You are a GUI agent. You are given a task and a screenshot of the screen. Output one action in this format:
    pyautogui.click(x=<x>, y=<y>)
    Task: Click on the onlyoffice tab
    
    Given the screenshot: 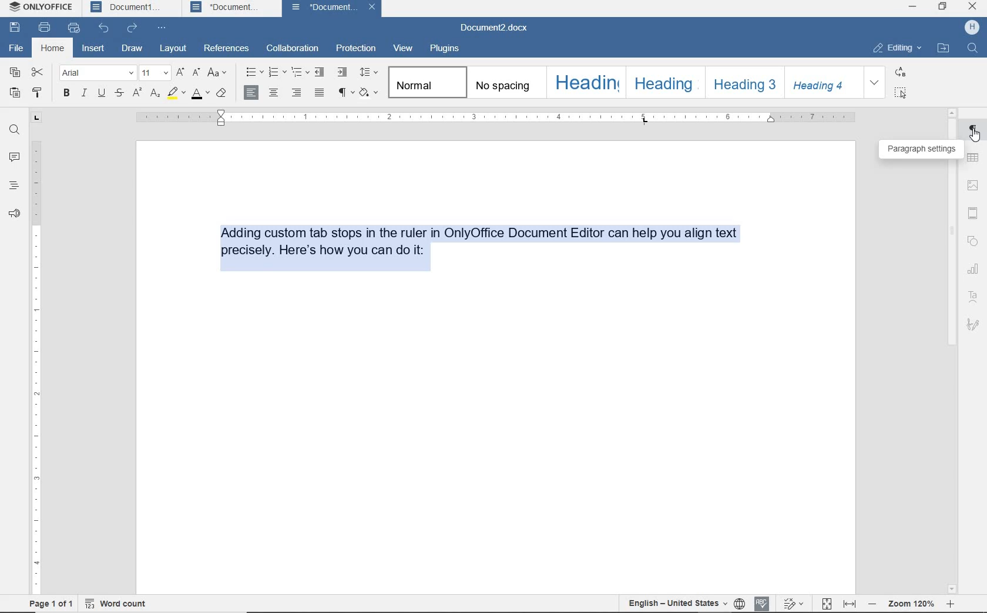 What is the action you would take?
    pyautogui.click(x=39, y=8)
    